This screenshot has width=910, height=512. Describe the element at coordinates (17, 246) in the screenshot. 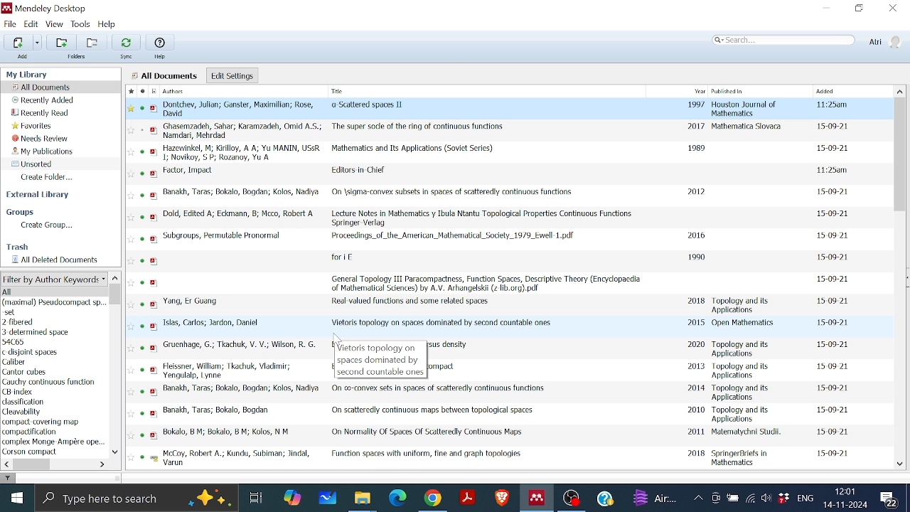

I see `Trash` at that location.